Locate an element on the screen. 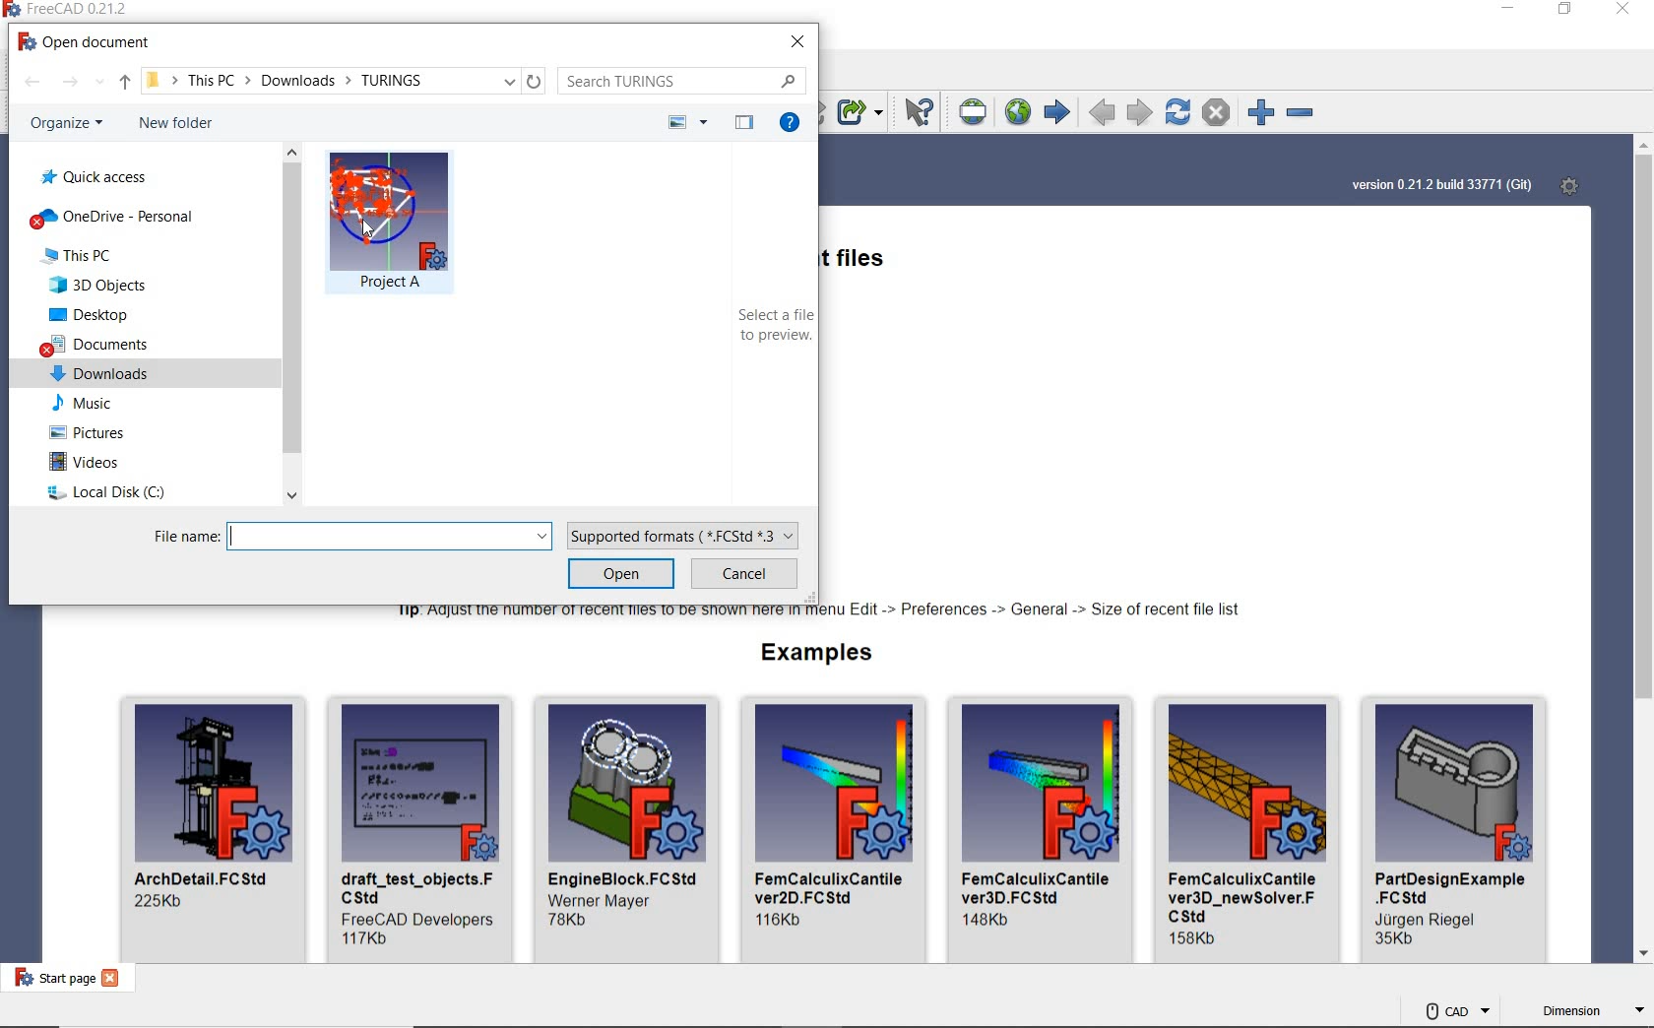 The image size is (1654, 1028). SET URL is located at coordinates (975, 112).